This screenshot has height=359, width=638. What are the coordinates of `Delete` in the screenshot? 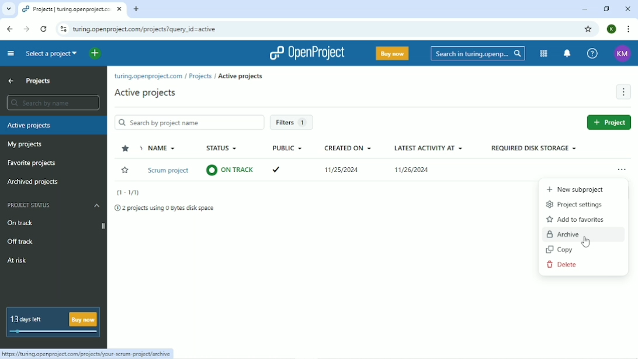 It's located at (563, 264).